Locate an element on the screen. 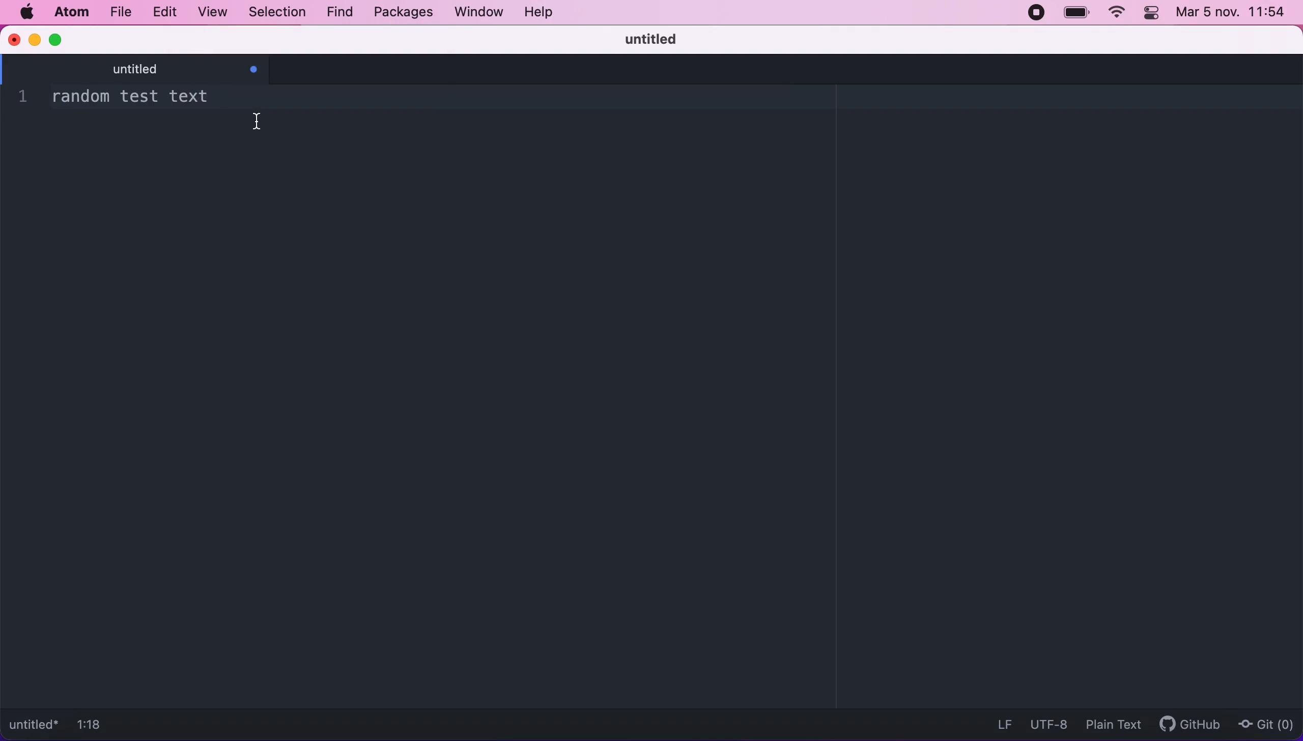  help is located at coordinates (550, 13).